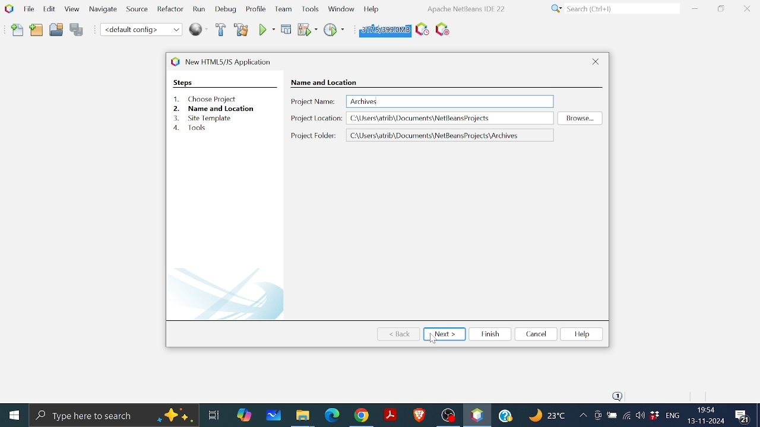  Describe the element at coordinates (201, 129) in the screenshot. I see `4. Tools` at that location.